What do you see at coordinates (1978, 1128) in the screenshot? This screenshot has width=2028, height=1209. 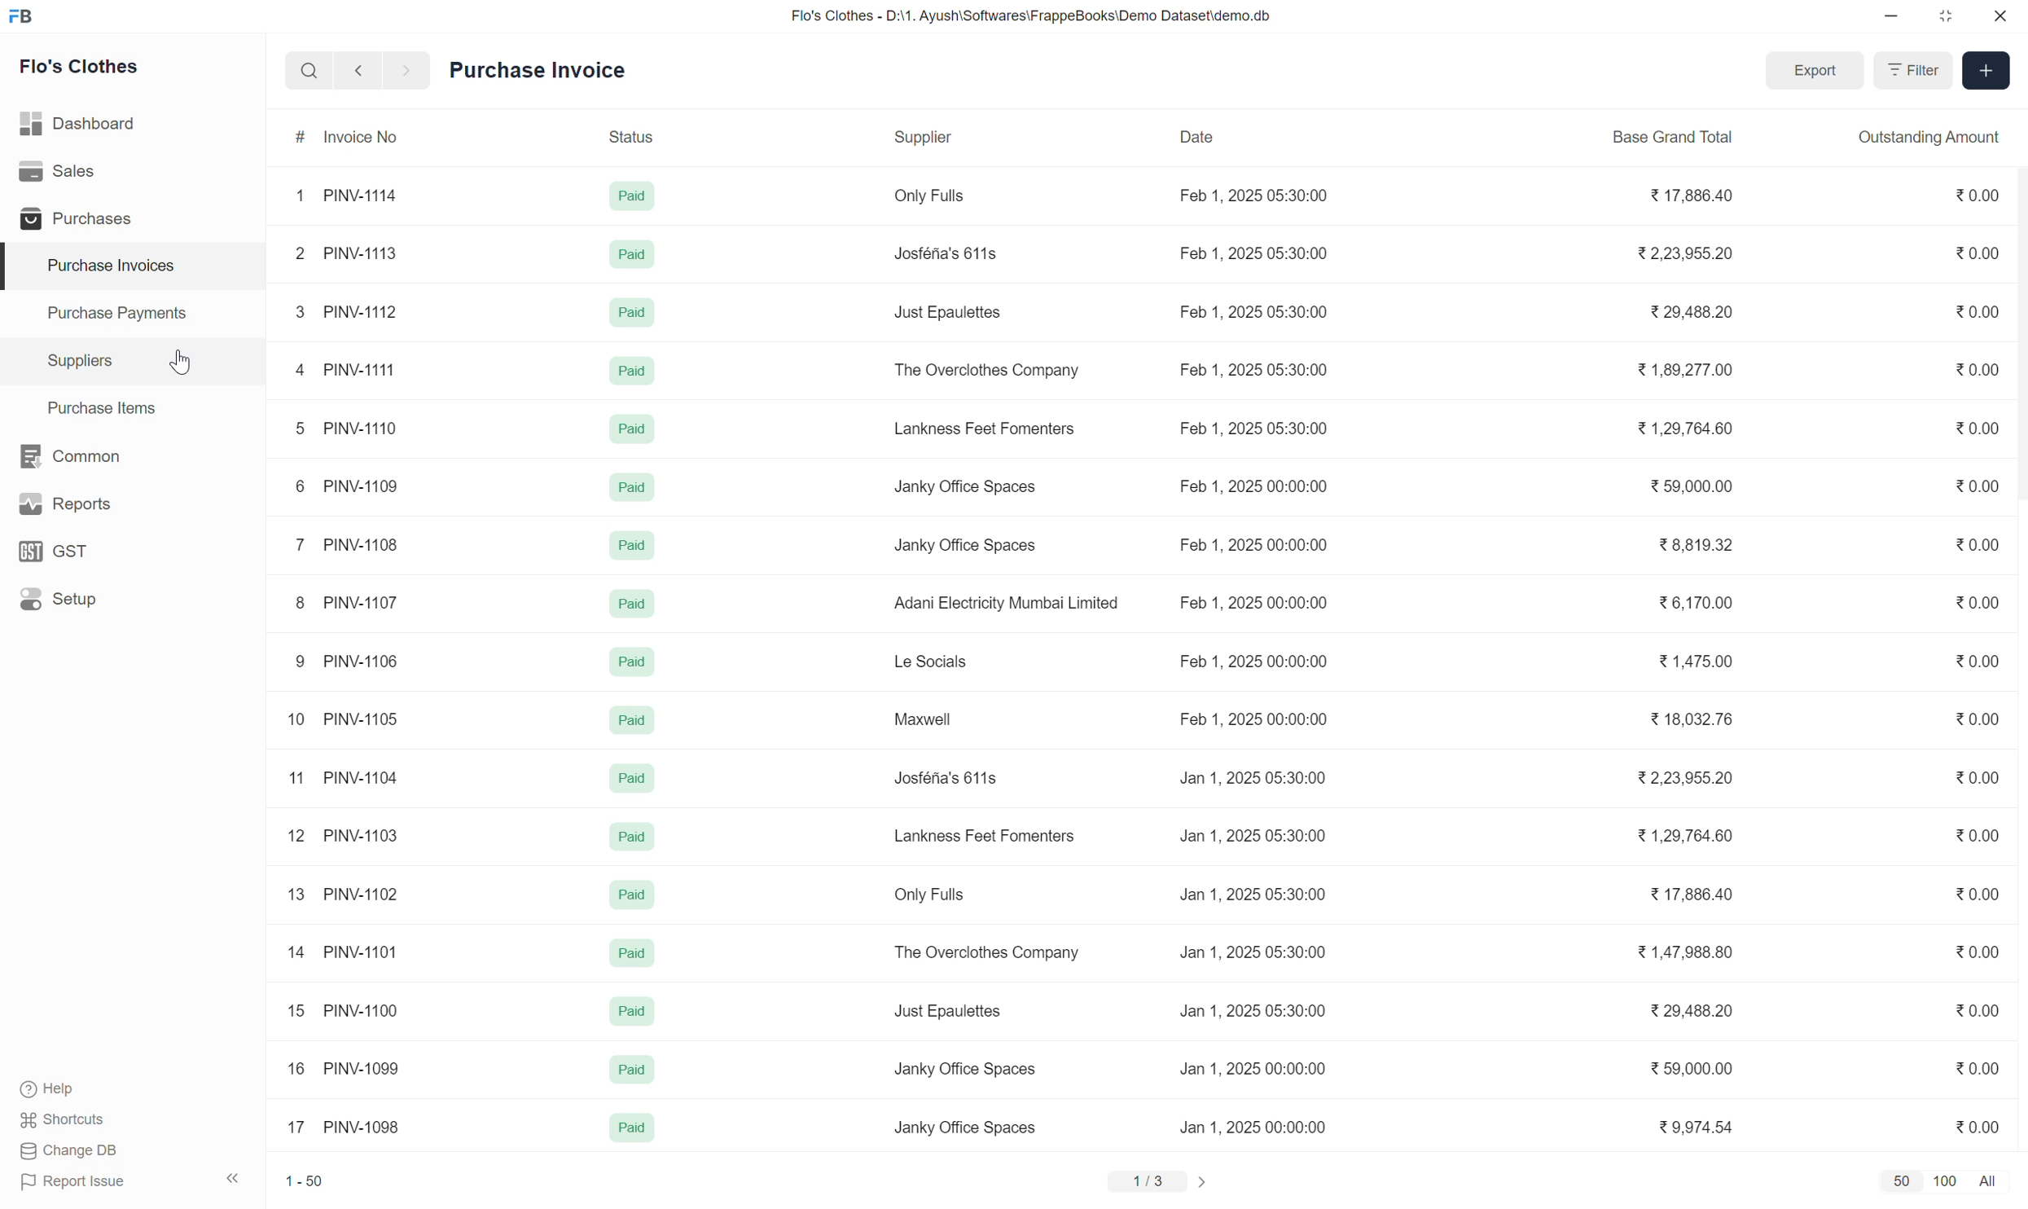 I see `0.00` at bounding box center [1978, 1128].